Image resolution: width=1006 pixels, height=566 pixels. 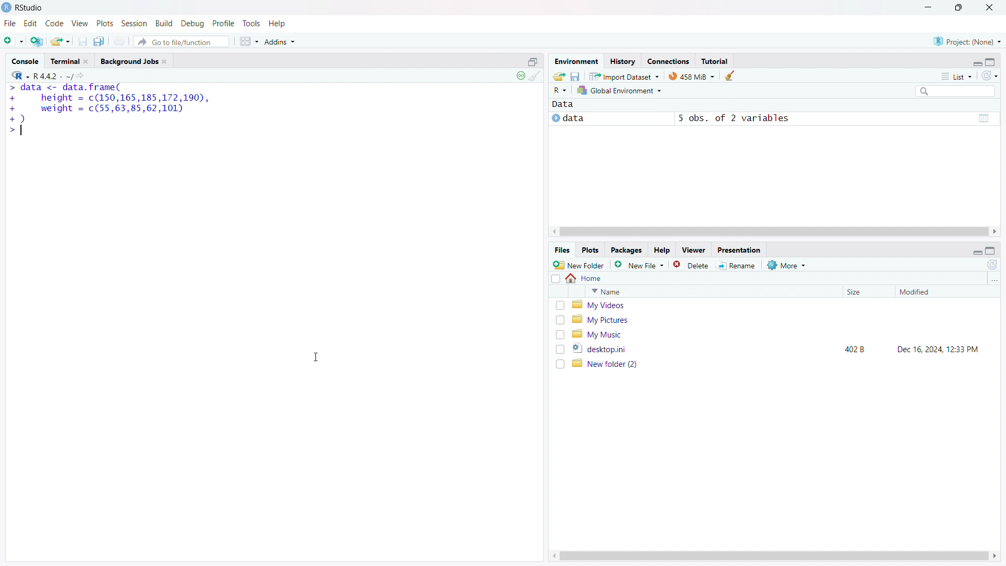 What do you see at coordinates (956, 76) in the screenshot?
I see `list` at bounding box center [956, 76].